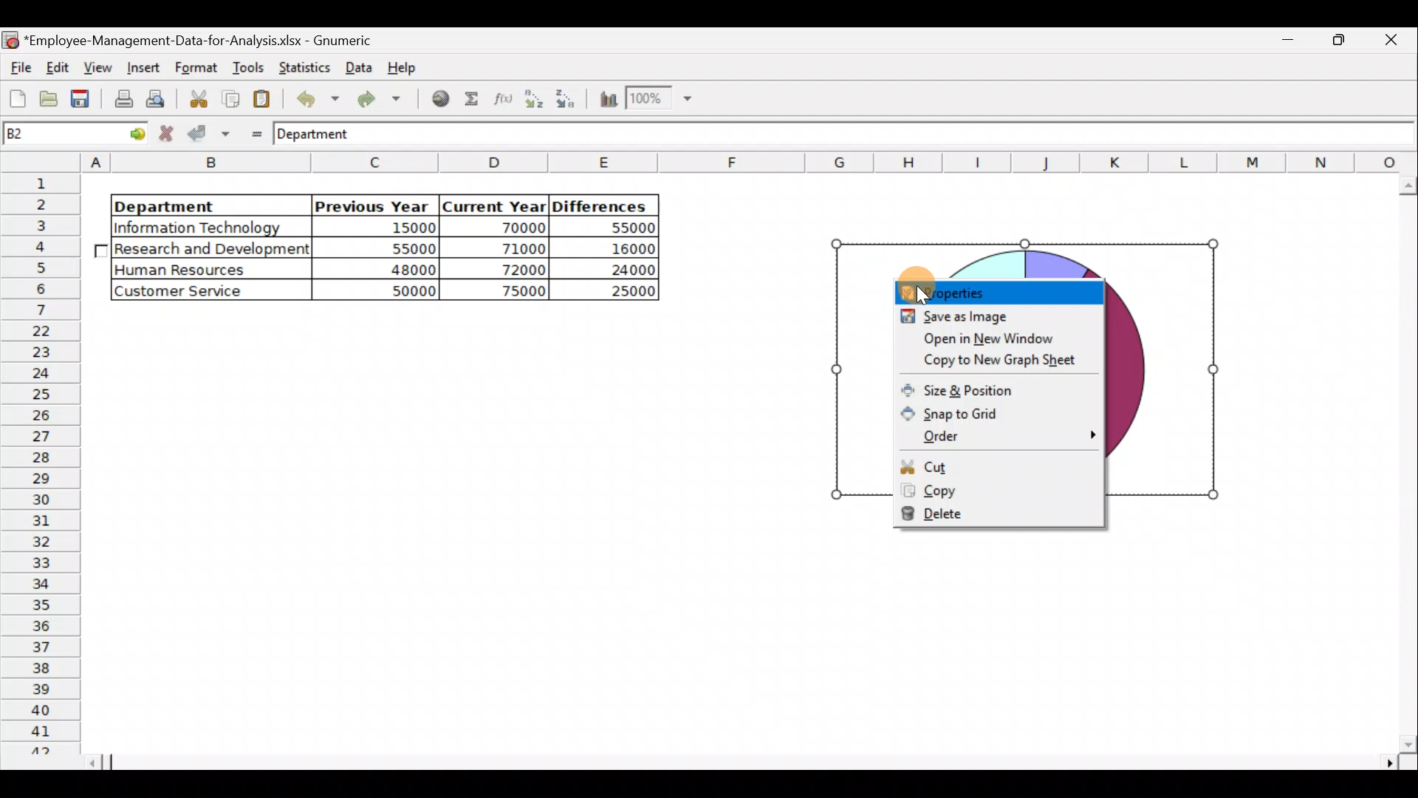 This screenshot has height=798, width=1418. I want to click on Cursor on properties, so click(913, 286).